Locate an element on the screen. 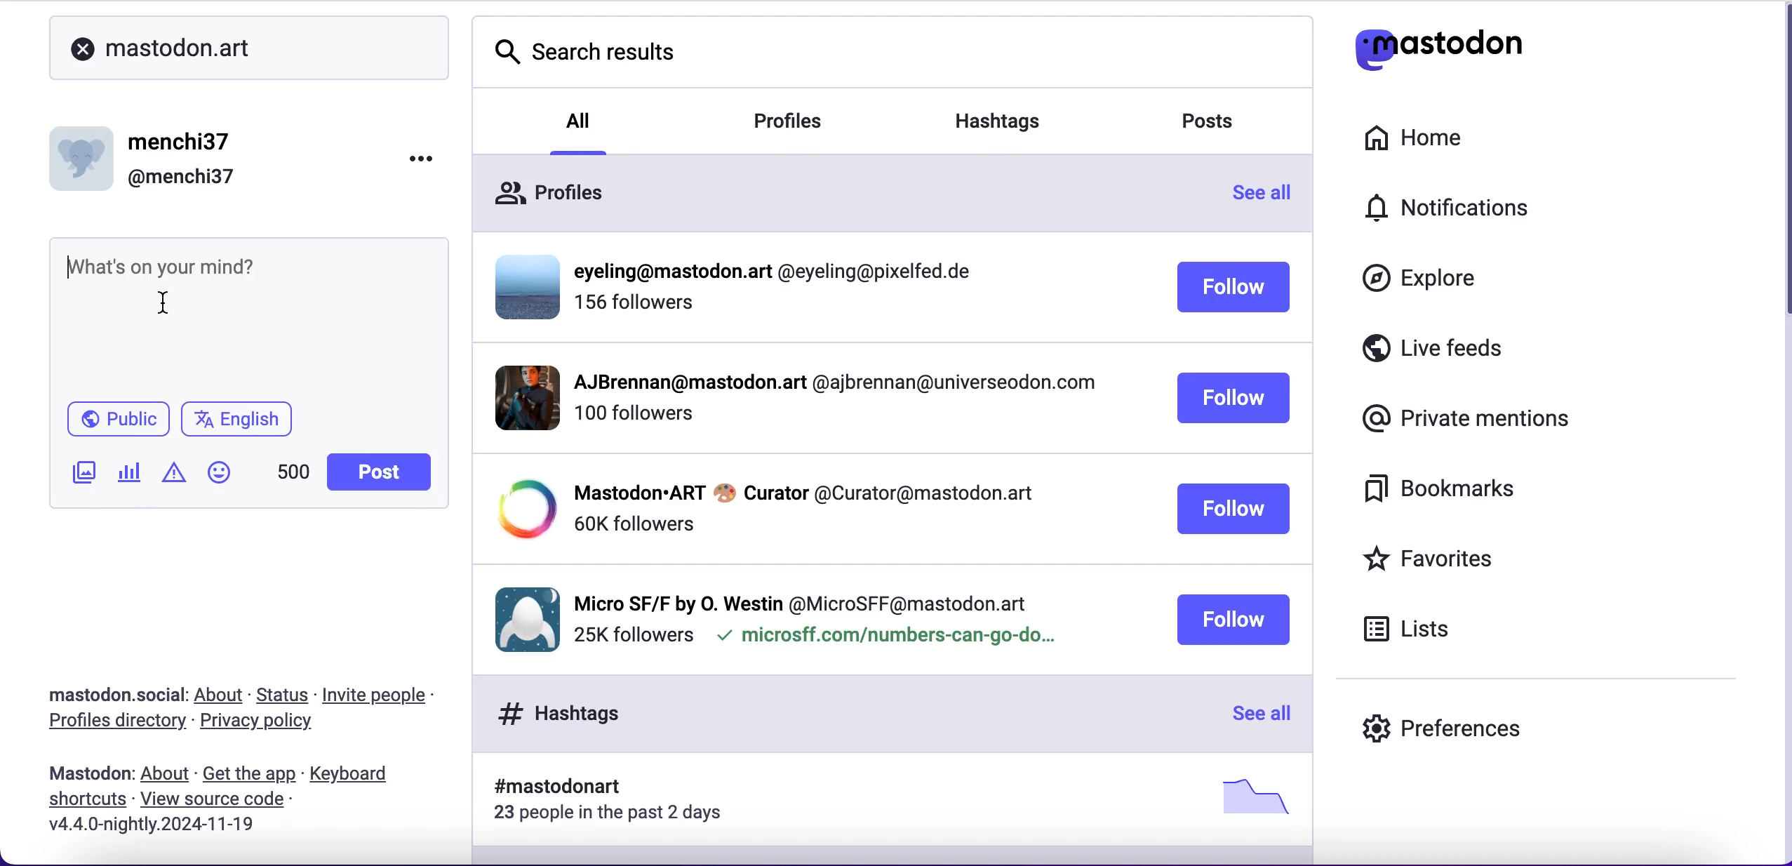 This screenshot has height=866, width=1792. add poll is located at coordinates (130, 474).